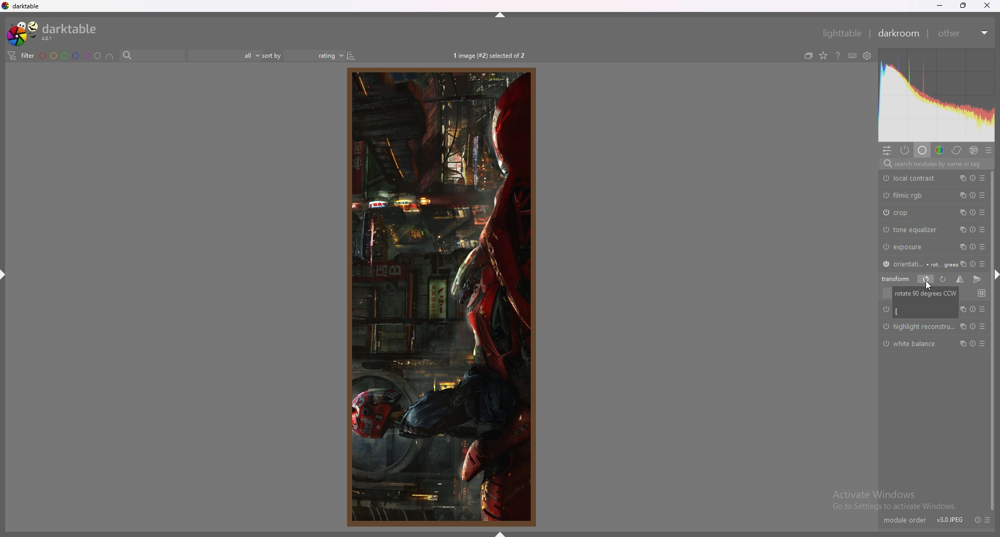 This screenshot has height=537, width=1000. What do you see at coordinates (928, 286) in the screenshot?
I see `cursor` at bounding box center [928, 286].